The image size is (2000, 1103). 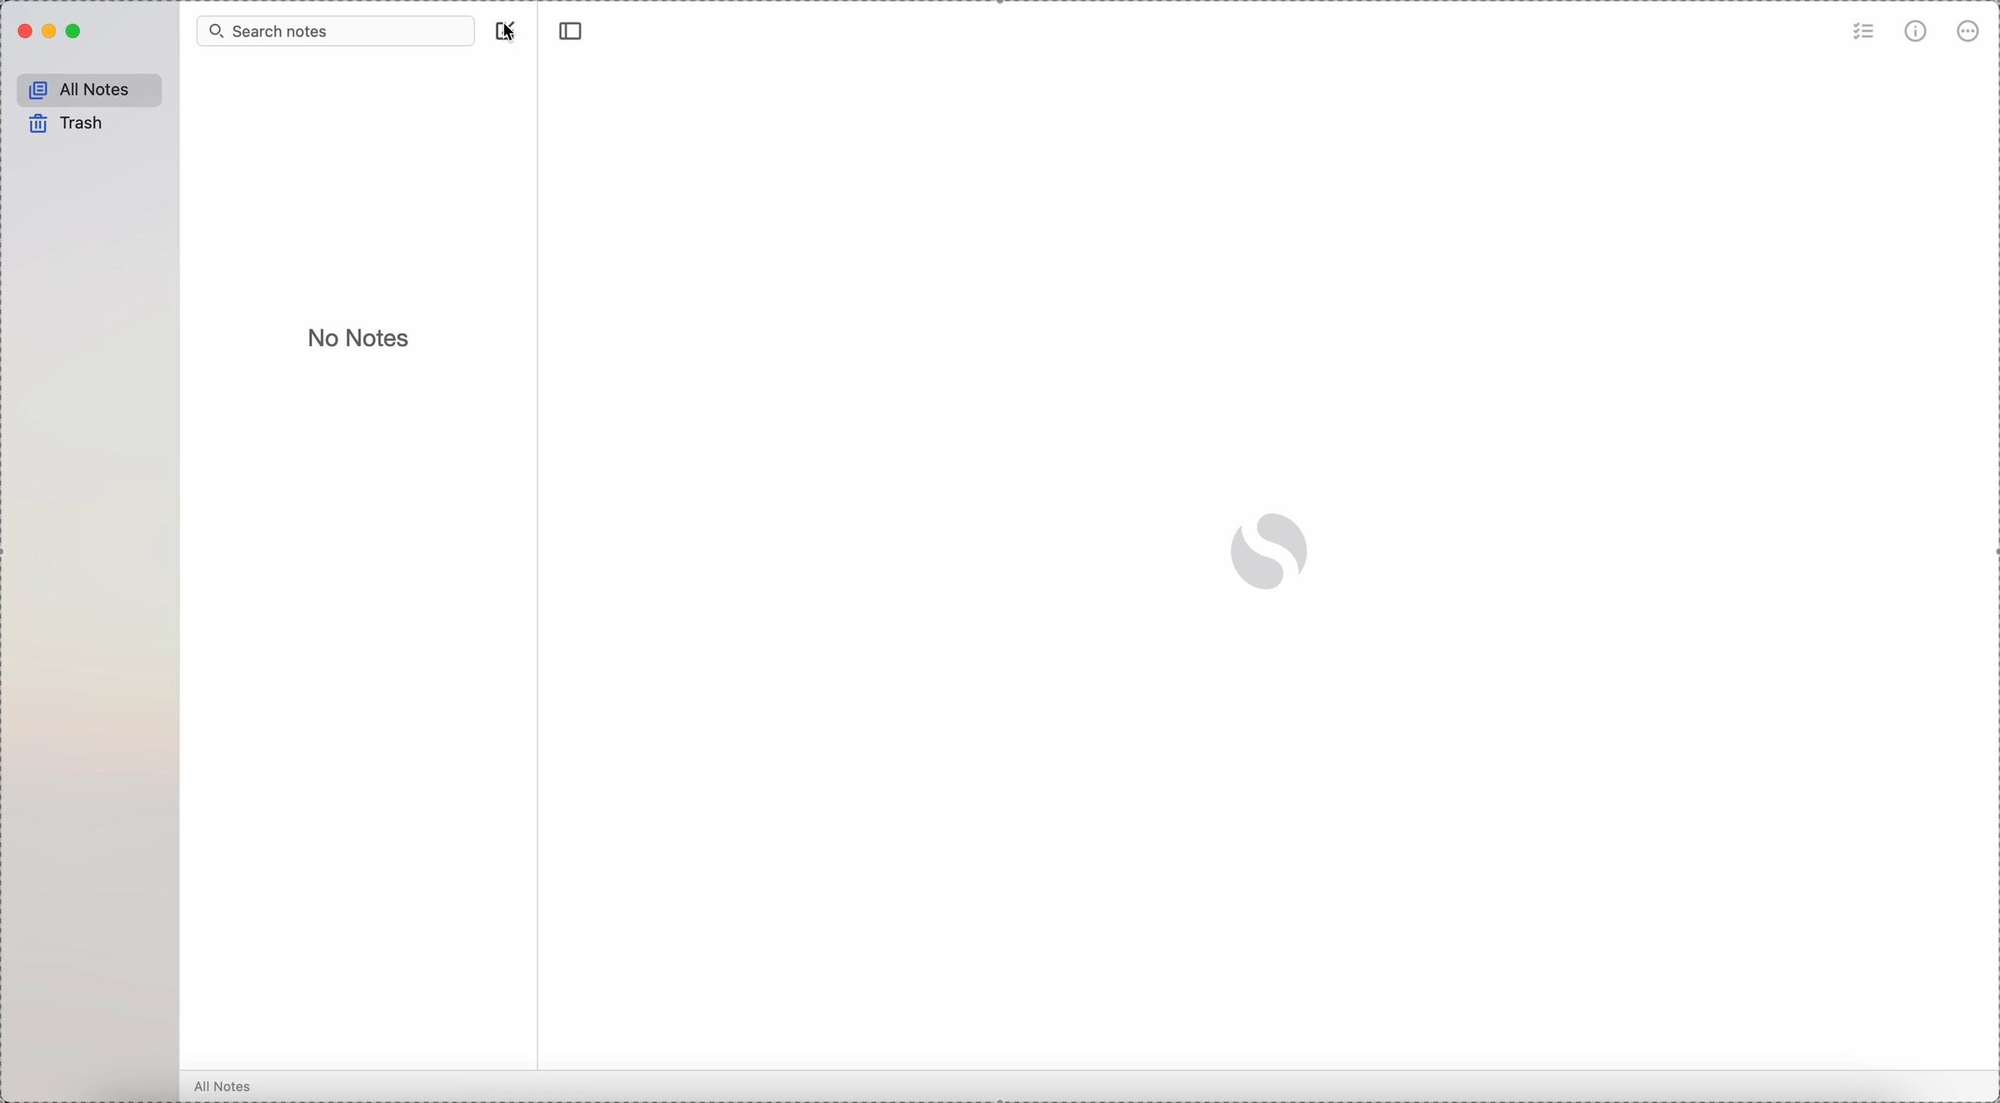 I want to click on minimize, so click(x=51, y=33).